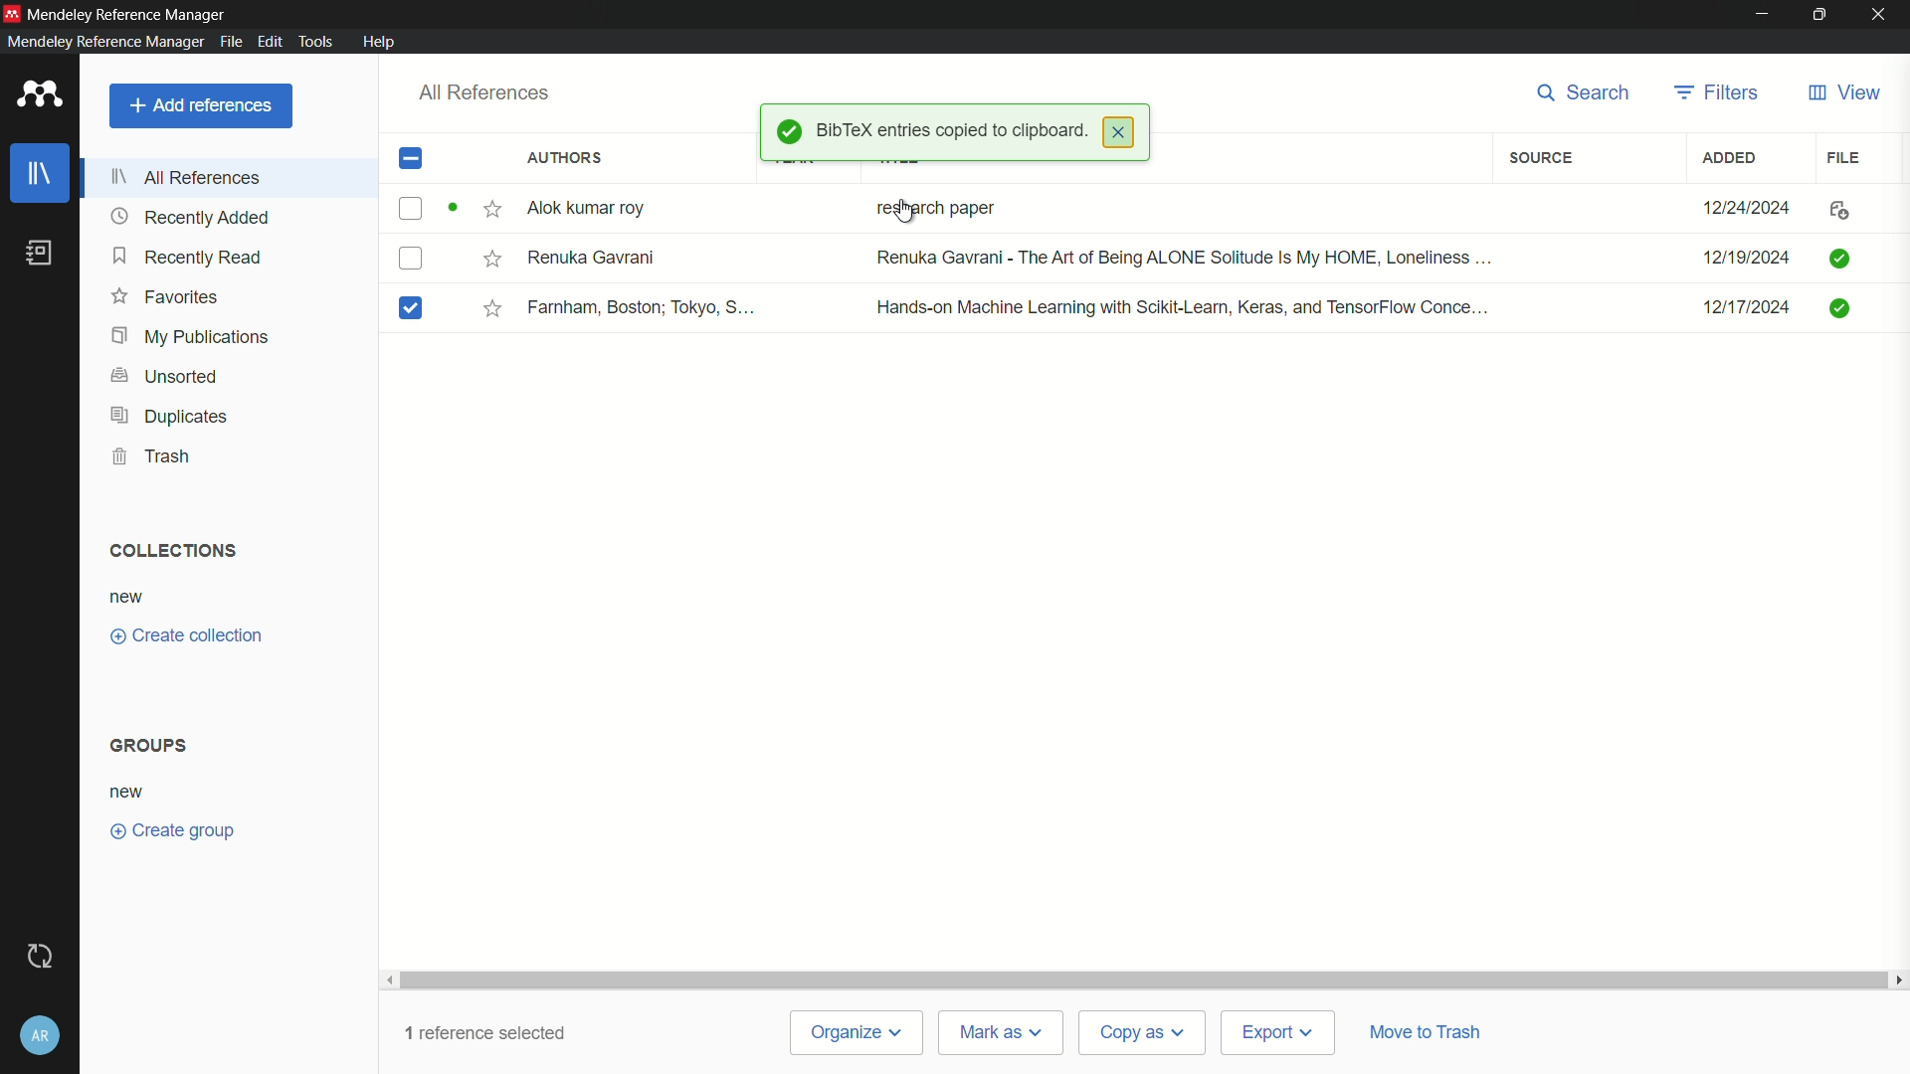  What do you see at coordinates (130, 791) in the screenshot?
I see `new` at bounding box center [130, 791].